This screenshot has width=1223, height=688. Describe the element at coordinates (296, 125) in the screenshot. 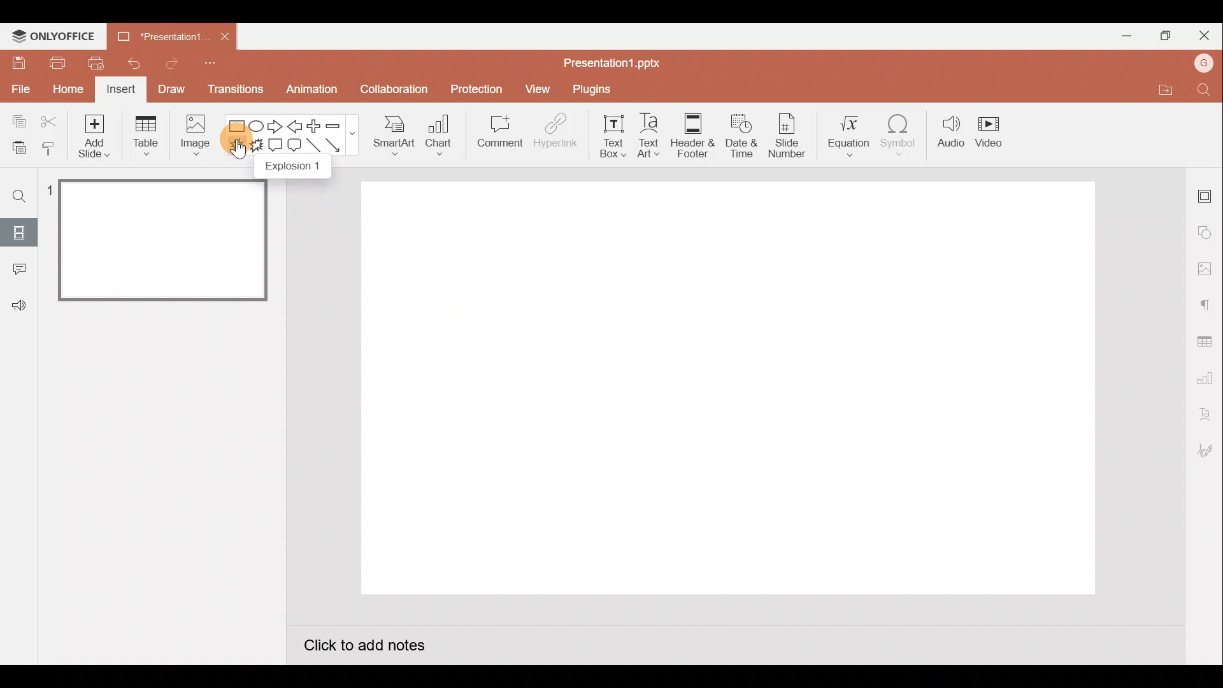

I see `Left arrow` at that location.